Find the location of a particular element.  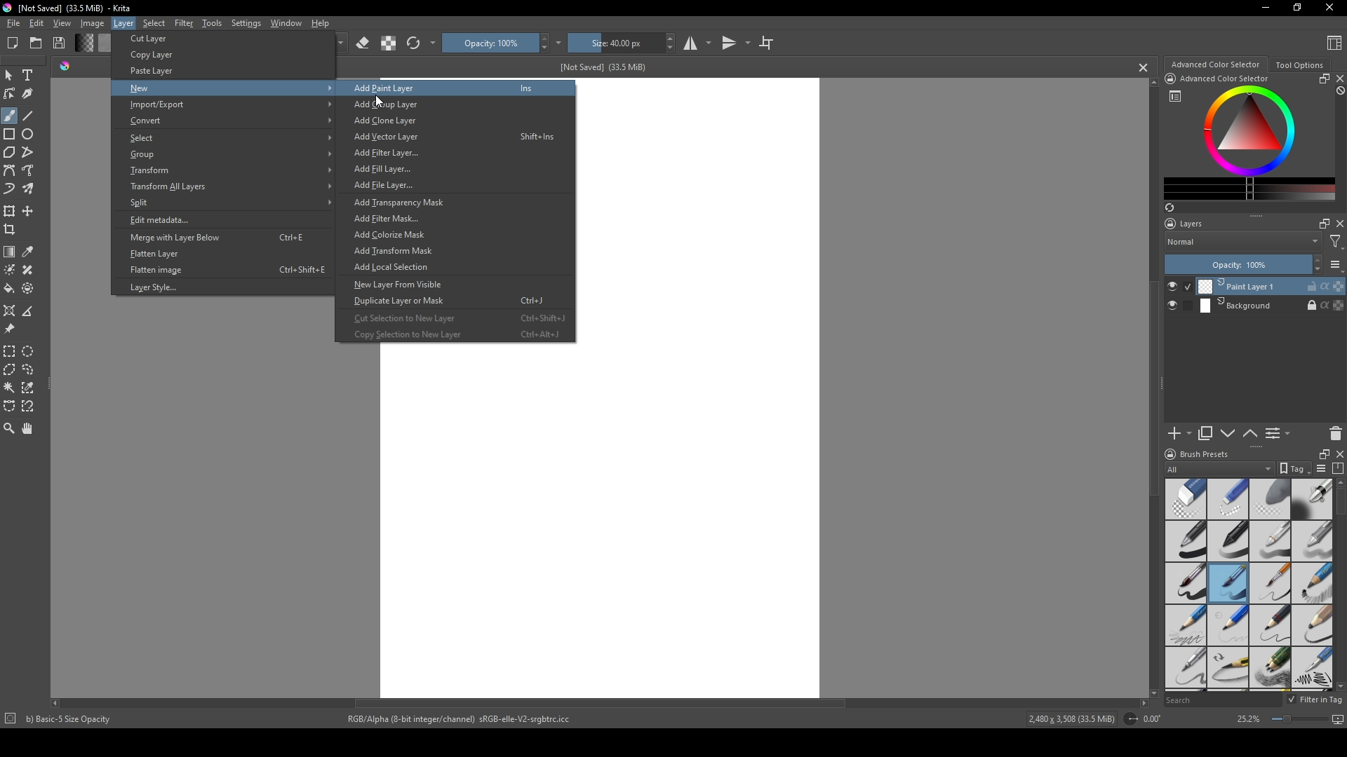

Flatten image is located at coordinates (229, 270).